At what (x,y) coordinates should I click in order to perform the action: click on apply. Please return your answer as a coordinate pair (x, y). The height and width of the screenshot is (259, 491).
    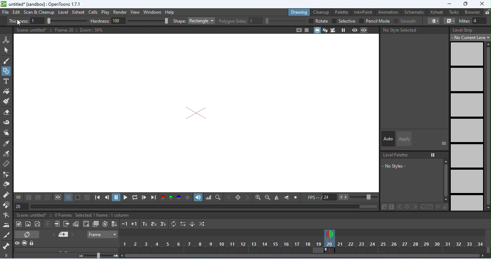
    Looking at the image, I should click on (406, 139).